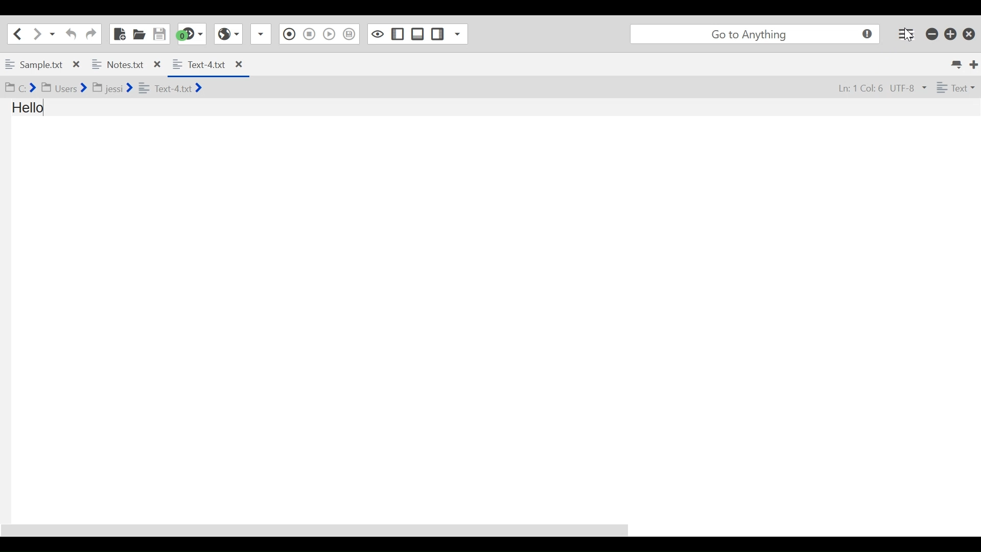 This screenshot has width=981, height=552. I want to click on Show Specific Sidebar, so click(456, 34).